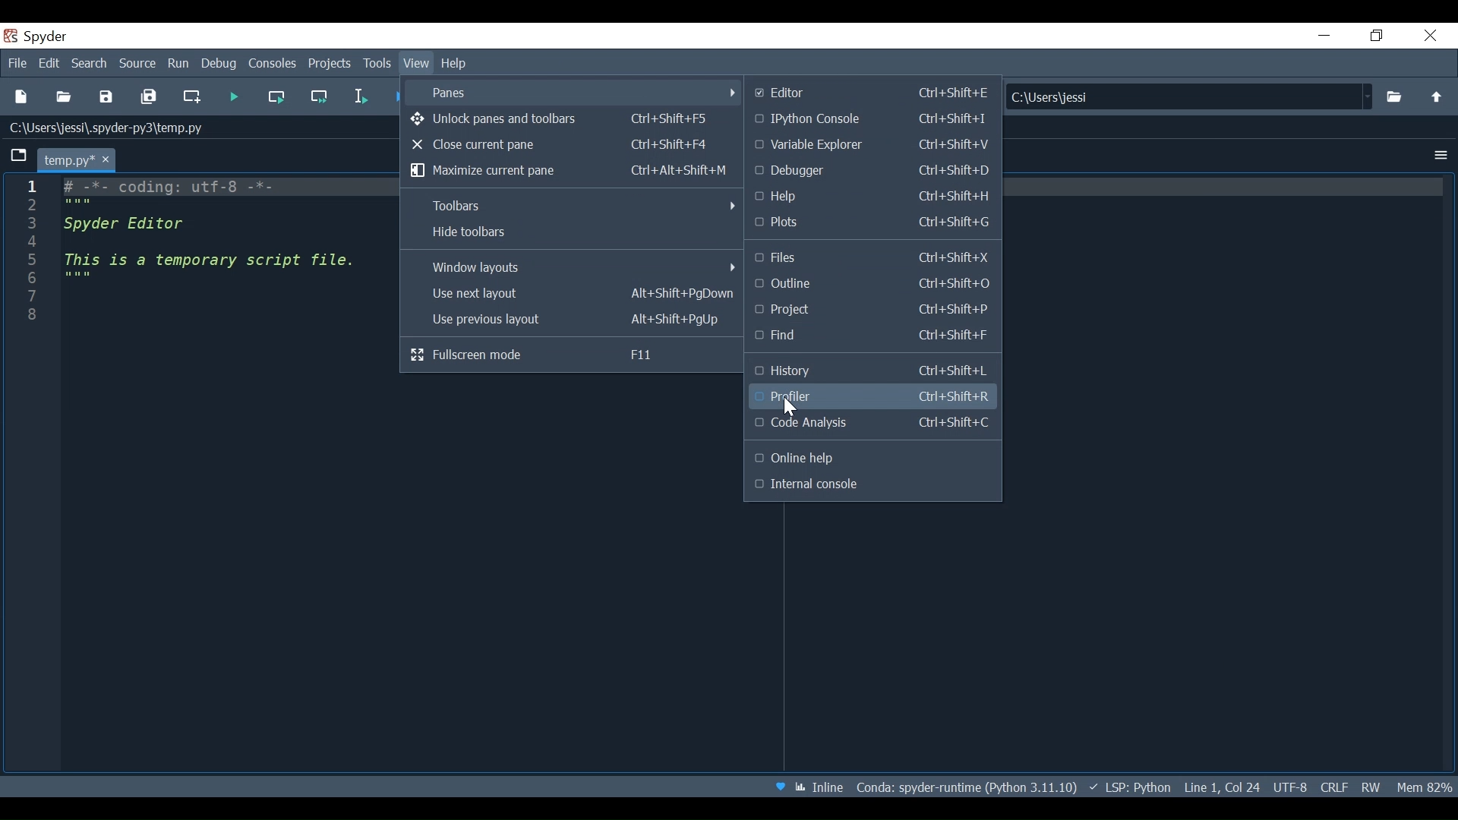 This screenshot has width=1458, height=820. I want to click on Window layouts, so click(573, 266).